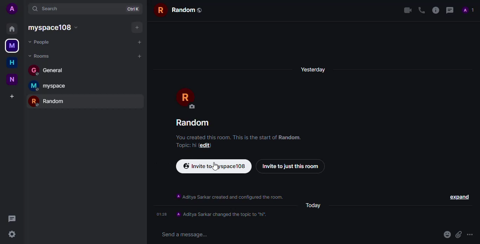  What do you see at coordinates (291, 167) in the screenshot?
I see `invite to just this room` at bounding box center [291, 167].